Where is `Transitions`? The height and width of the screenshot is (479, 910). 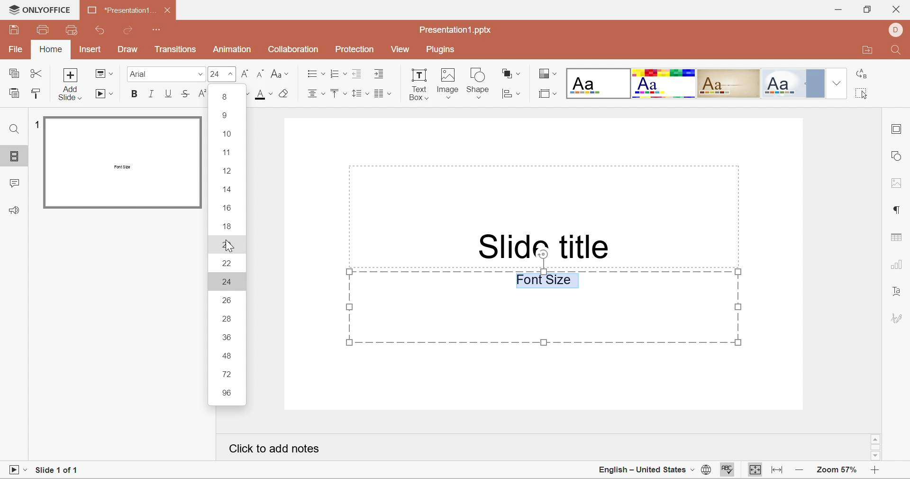
Transitions is located at coordinates (176, 51).